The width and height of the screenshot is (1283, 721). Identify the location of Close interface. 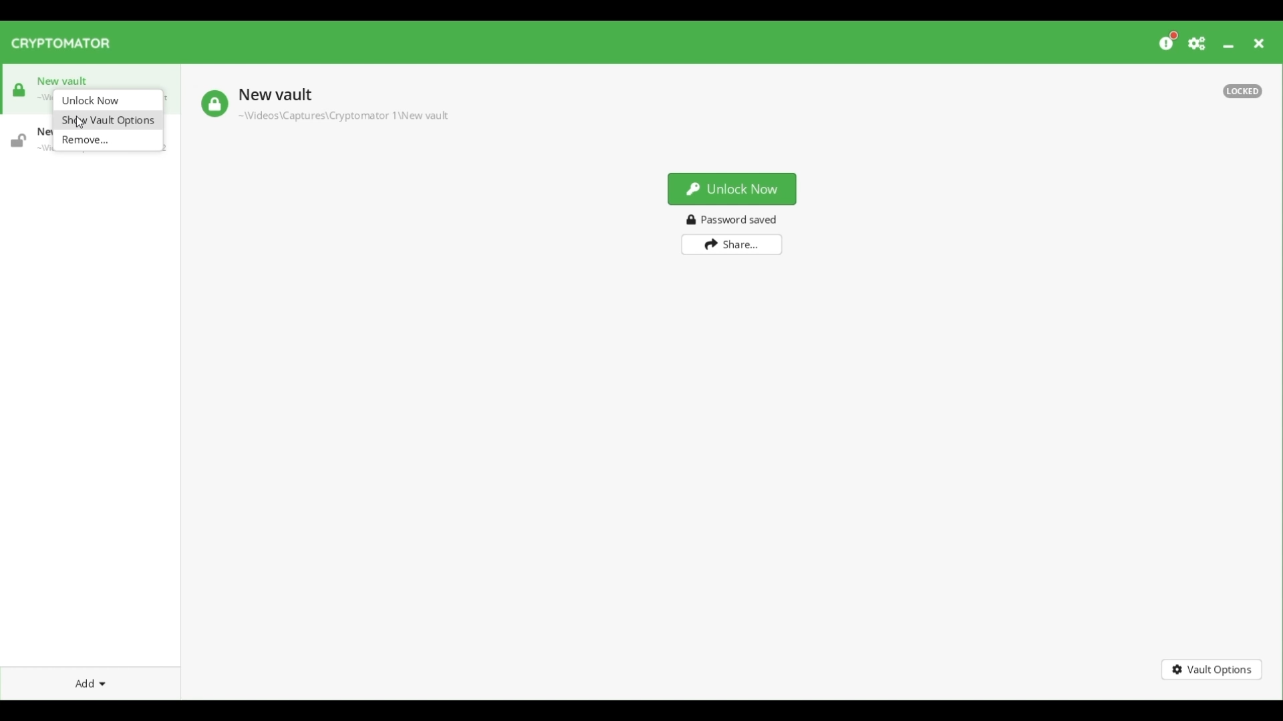
(1259, 43).